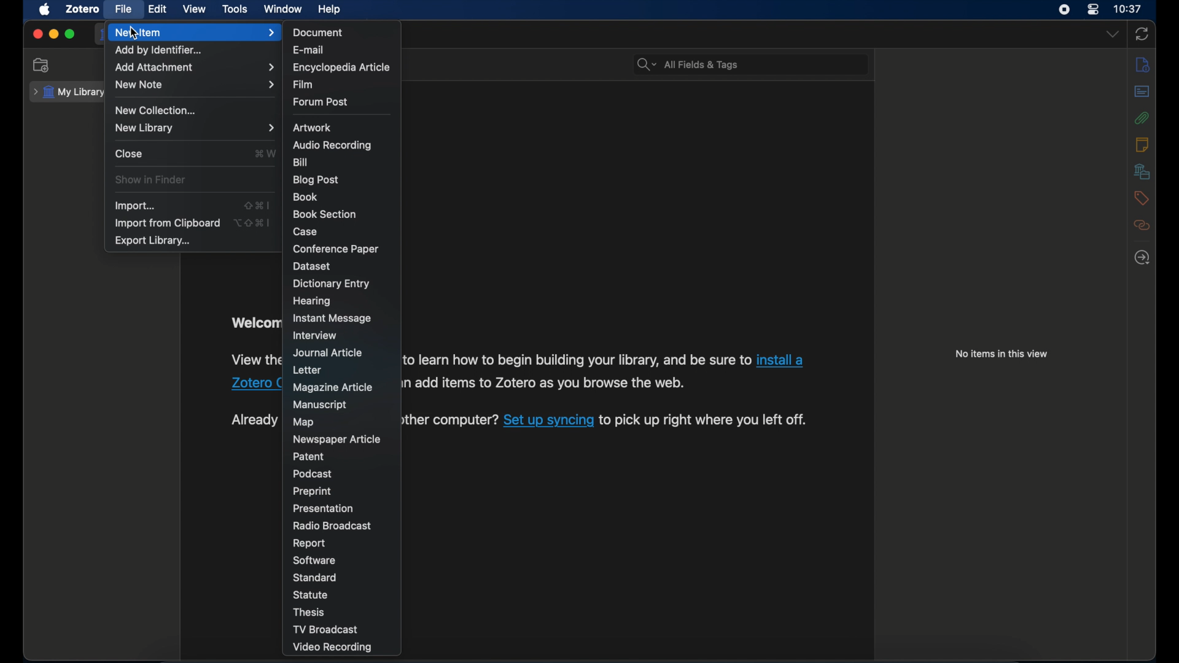  I want to click on dataset, so click(314, 265).